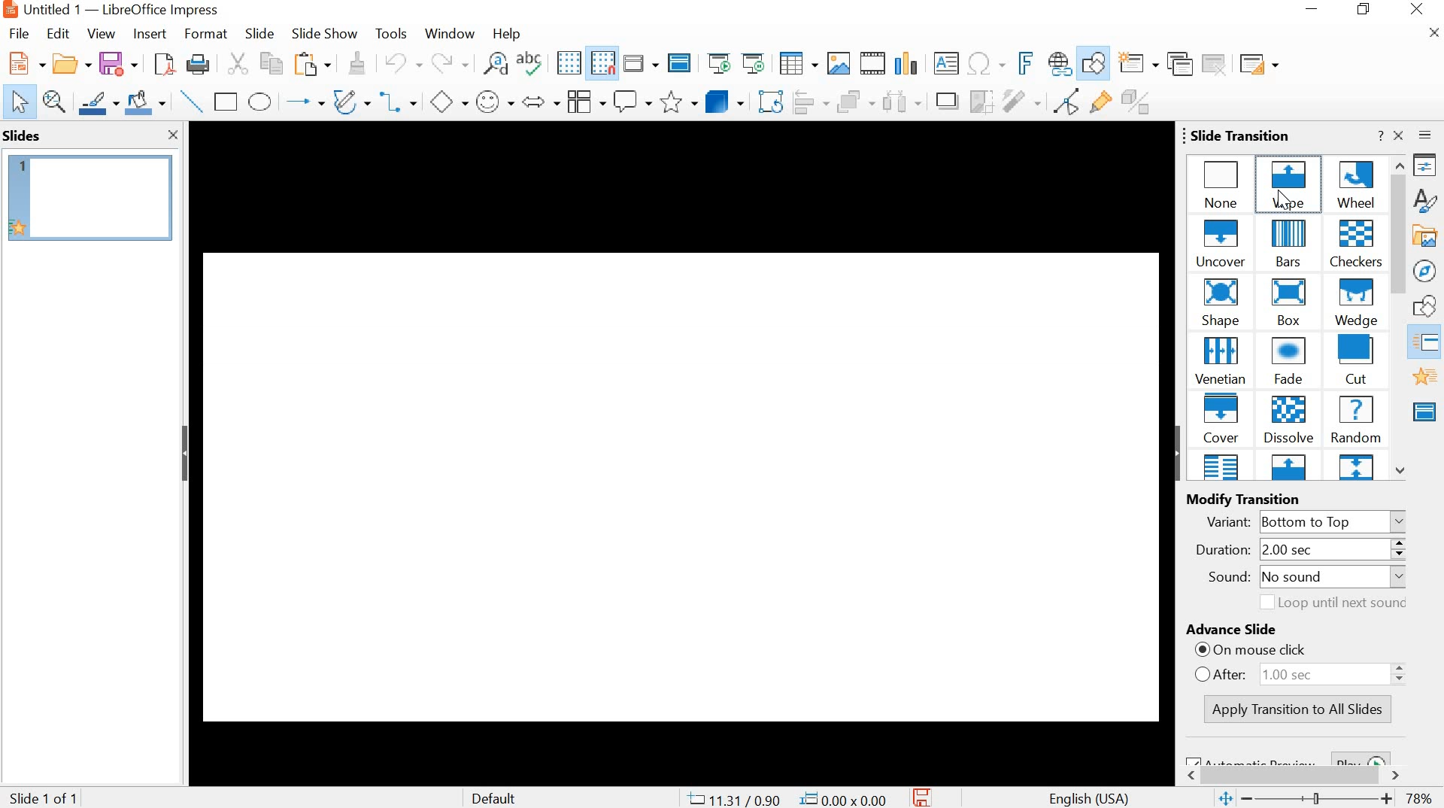 The image size is (1444, 808). Describe the element at coordinates (1220, 360) in the screenshot. I see `VENETIAN` at that location.